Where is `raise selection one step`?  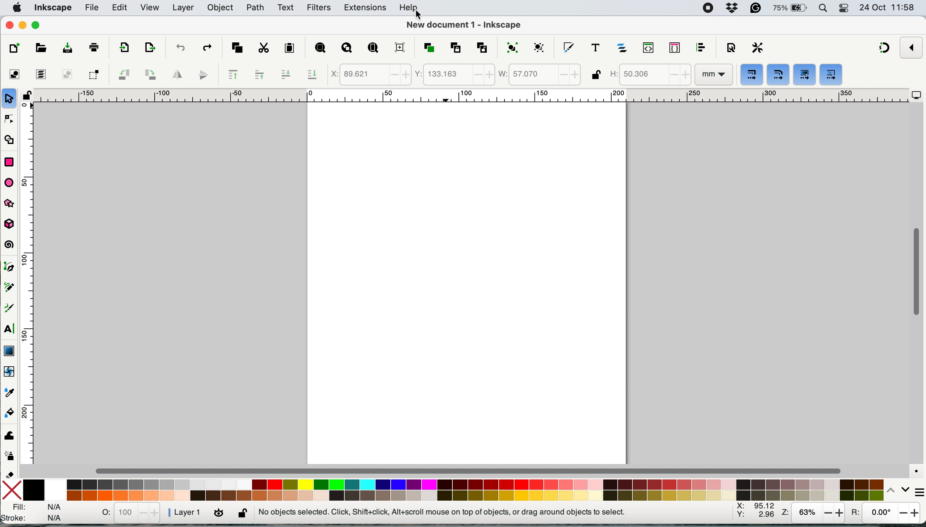
raise selection one step is located at coordinates (261, 76).